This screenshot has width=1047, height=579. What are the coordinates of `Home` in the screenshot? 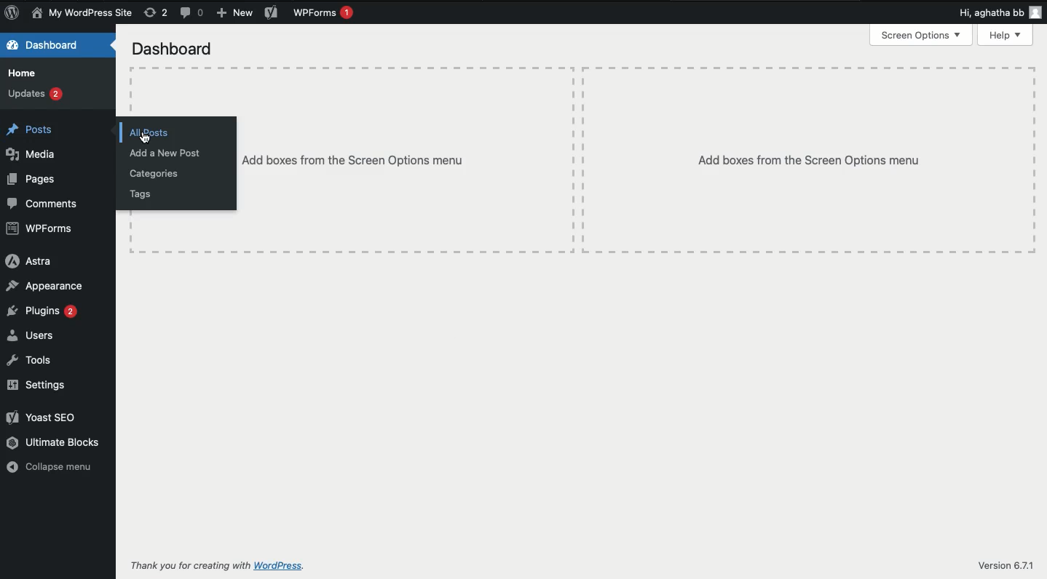 It's located at (26, 73).